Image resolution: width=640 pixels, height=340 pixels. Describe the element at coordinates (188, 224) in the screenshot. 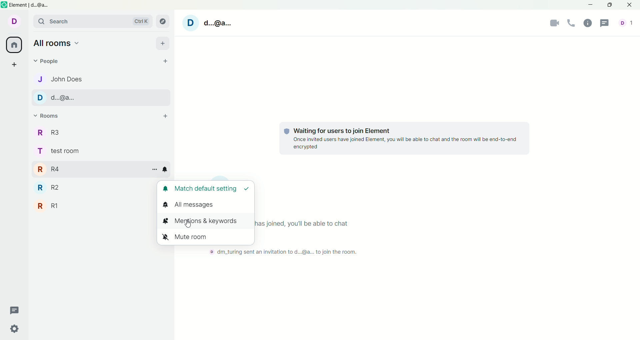

I see `Cursor` at that location.